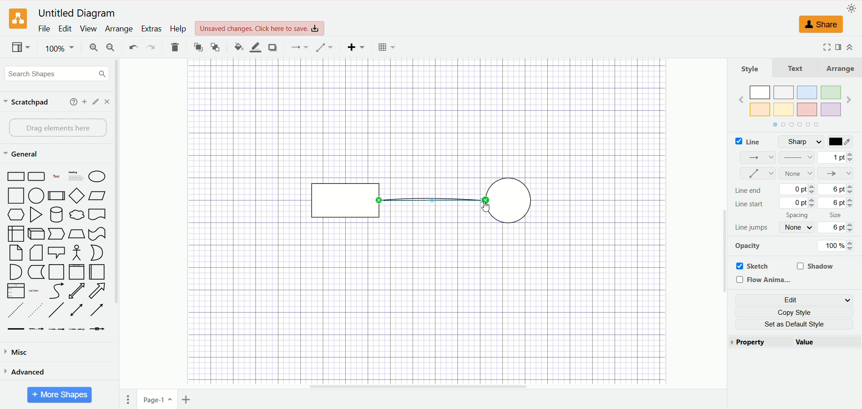  What do you see at coordinates (76, 177) in the screenshot?
I see `Heading with Text` at bounding box center [76, 177].